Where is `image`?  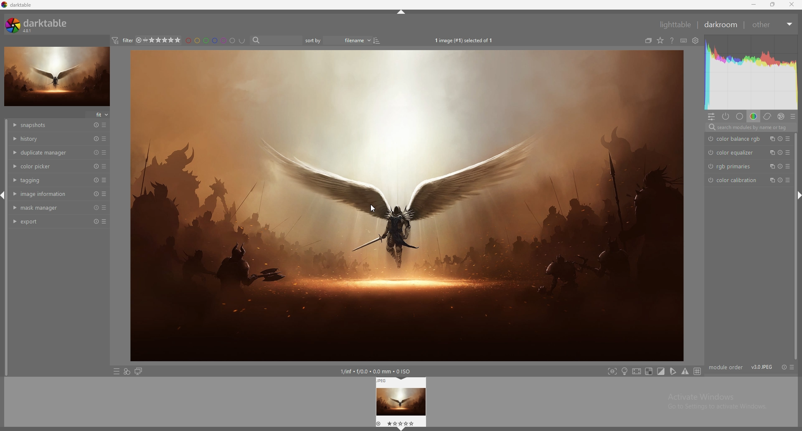 image is located at coordinates (58, 76).